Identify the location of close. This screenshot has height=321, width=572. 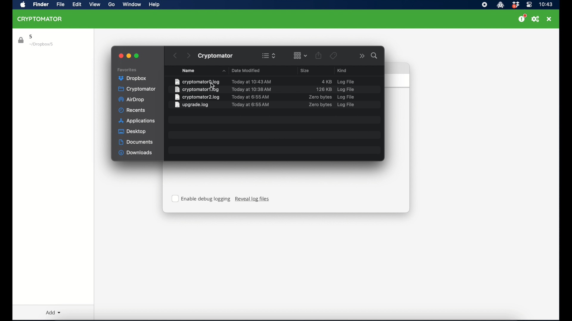
(549, 19).